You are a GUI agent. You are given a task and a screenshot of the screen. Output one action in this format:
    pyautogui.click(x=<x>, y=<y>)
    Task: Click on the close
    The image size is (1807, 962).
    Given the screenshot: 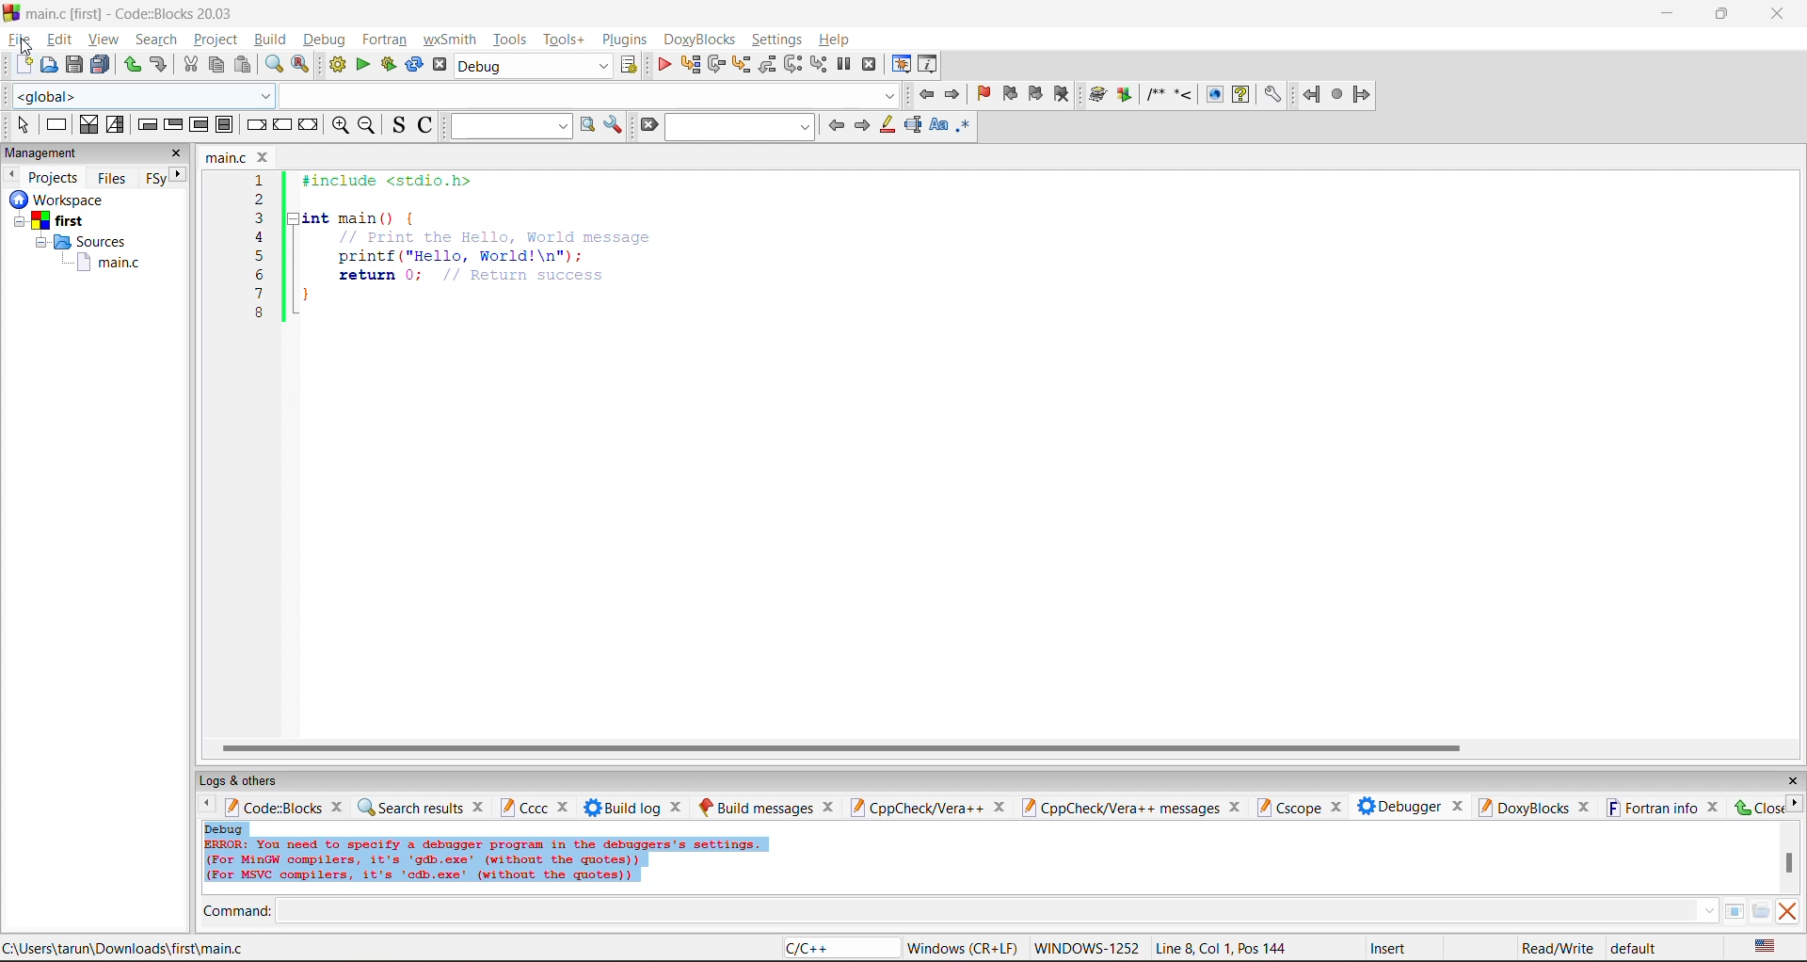 What is the action you would take?
    pyautogui.click(x=566, y=808)
    